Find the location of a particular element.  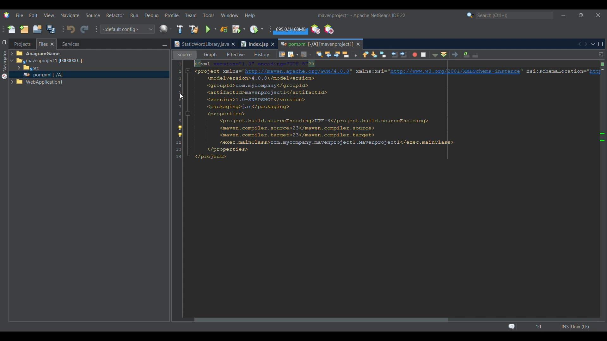

Edit menu is located at coordinates (33, 15).